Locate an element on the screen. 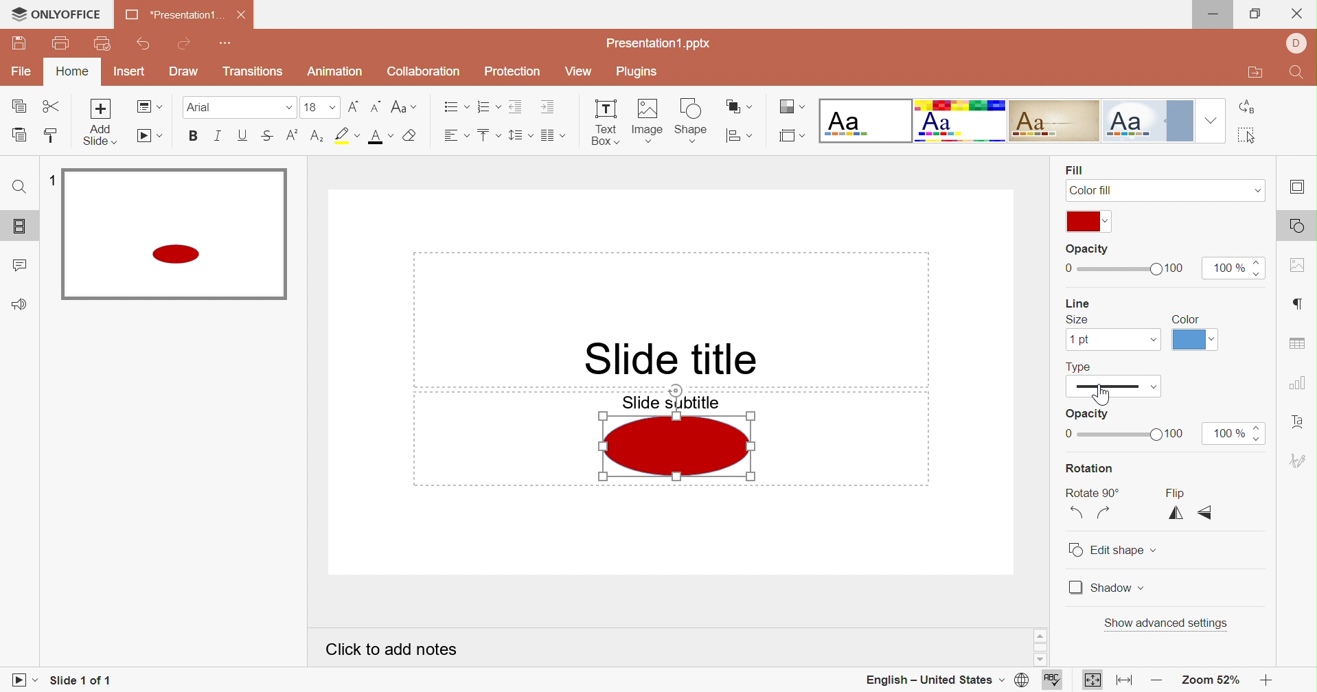 This screenshot has height=692, width=1317. Rotate 90° Clockwise is located at coordinates (1103, 513).